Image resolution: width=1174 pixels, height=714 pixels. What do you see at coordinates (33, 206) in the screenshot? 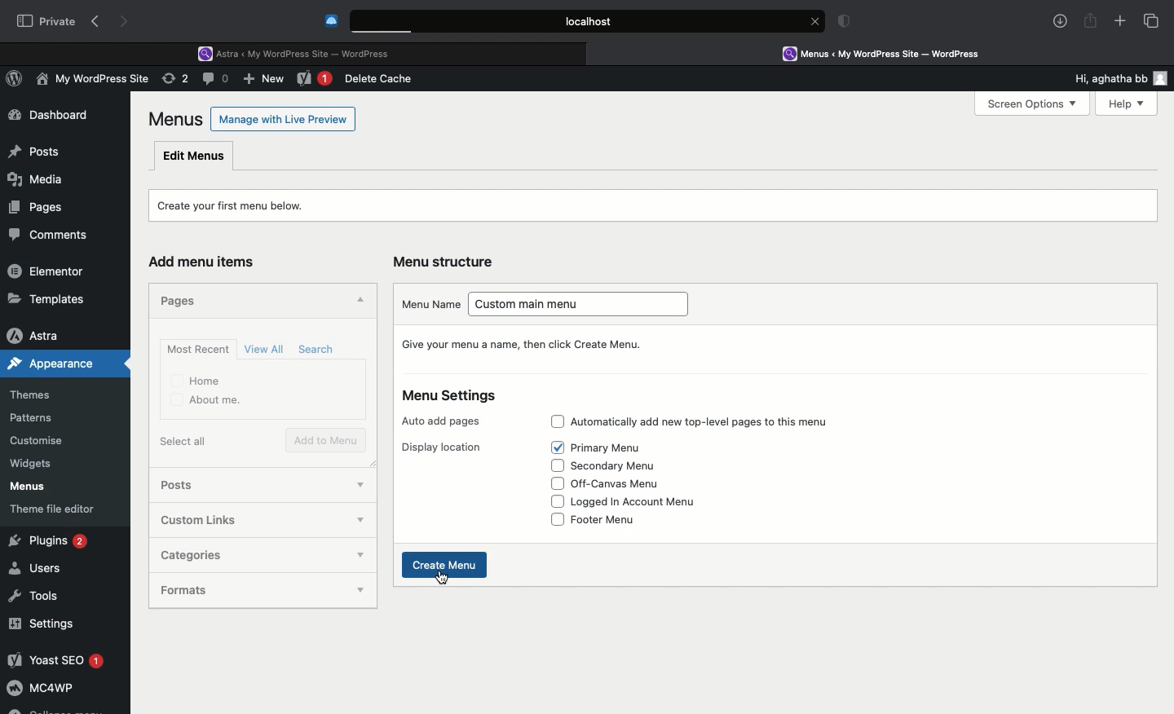
I see `Pages` at bounding box center [33, 206].